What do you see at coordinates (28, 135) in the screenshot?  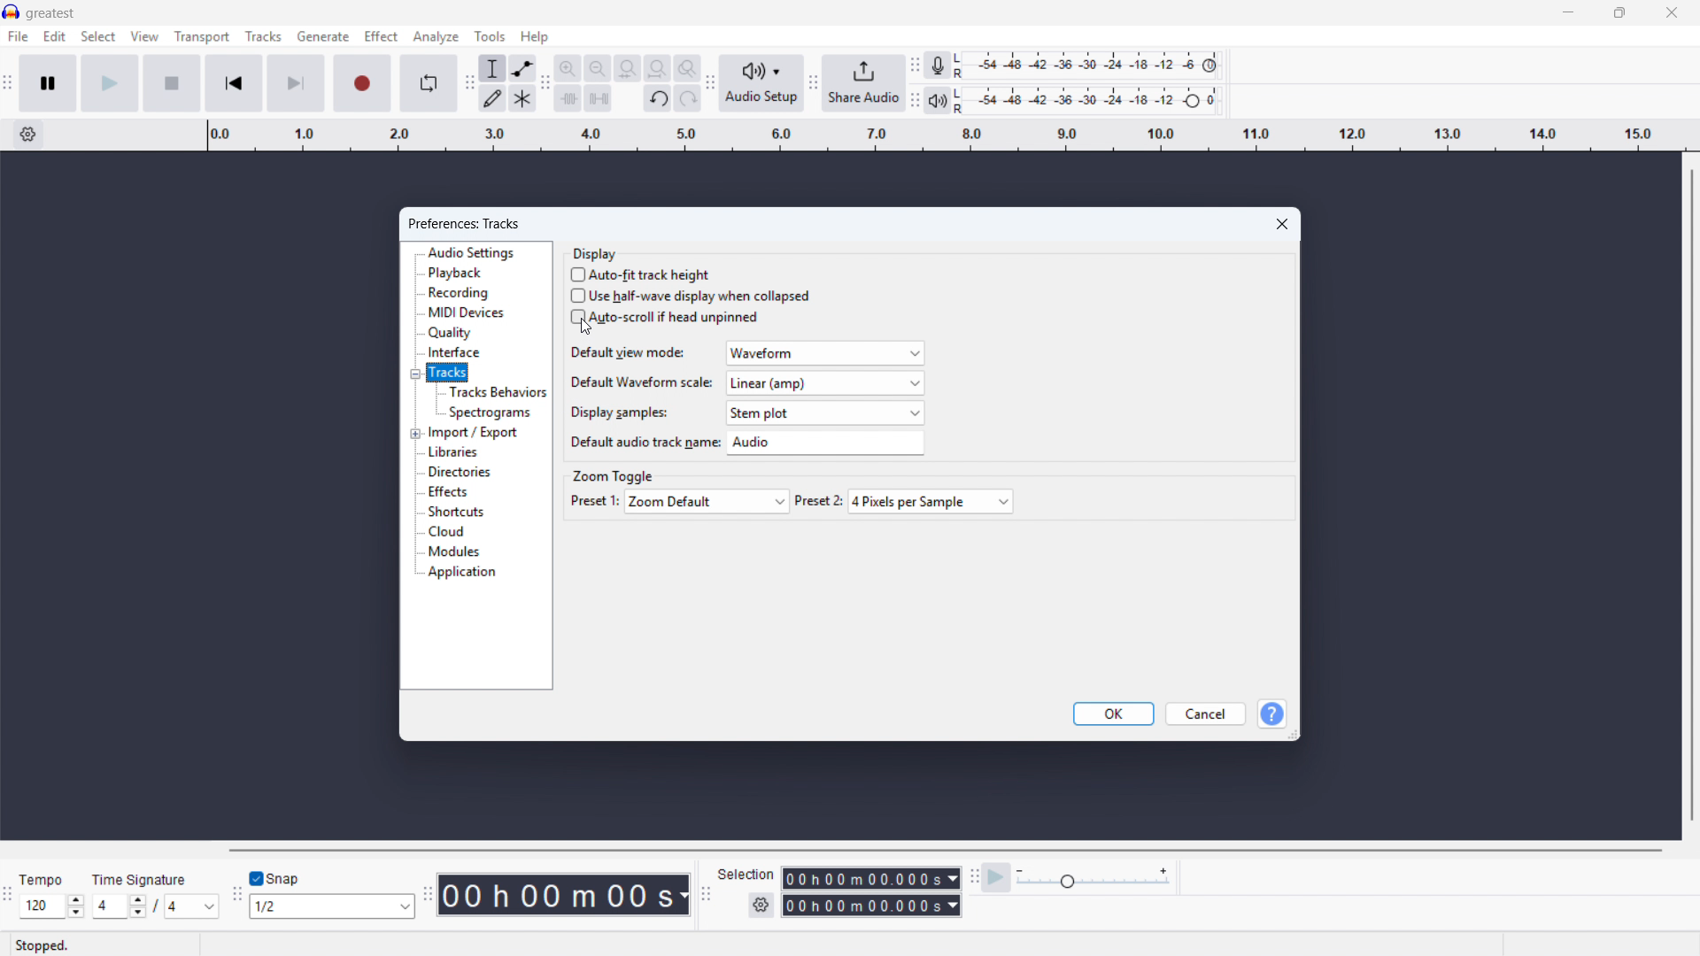 I see `Timeline settings ` at bounding box center [28, 135].